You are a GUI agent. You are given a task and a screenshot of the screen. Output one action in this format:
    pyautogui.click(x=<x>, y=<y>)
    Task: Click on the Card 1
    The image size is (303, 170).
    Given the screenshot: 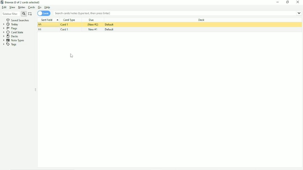 What is the action you would take?
    pyautogui.click(x=64, y=30)
    